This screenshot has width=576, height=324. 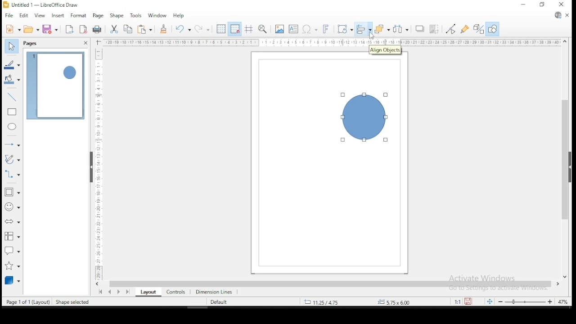 I want to click on window, so click(x=157, y=15).